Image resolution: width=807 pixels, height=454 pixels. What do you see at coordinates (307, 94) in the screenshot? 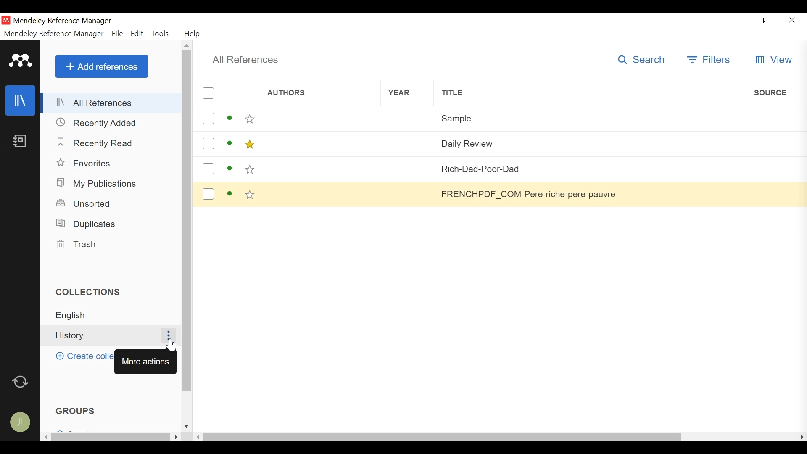
I see `Authors` at bounding box center [307, 94].